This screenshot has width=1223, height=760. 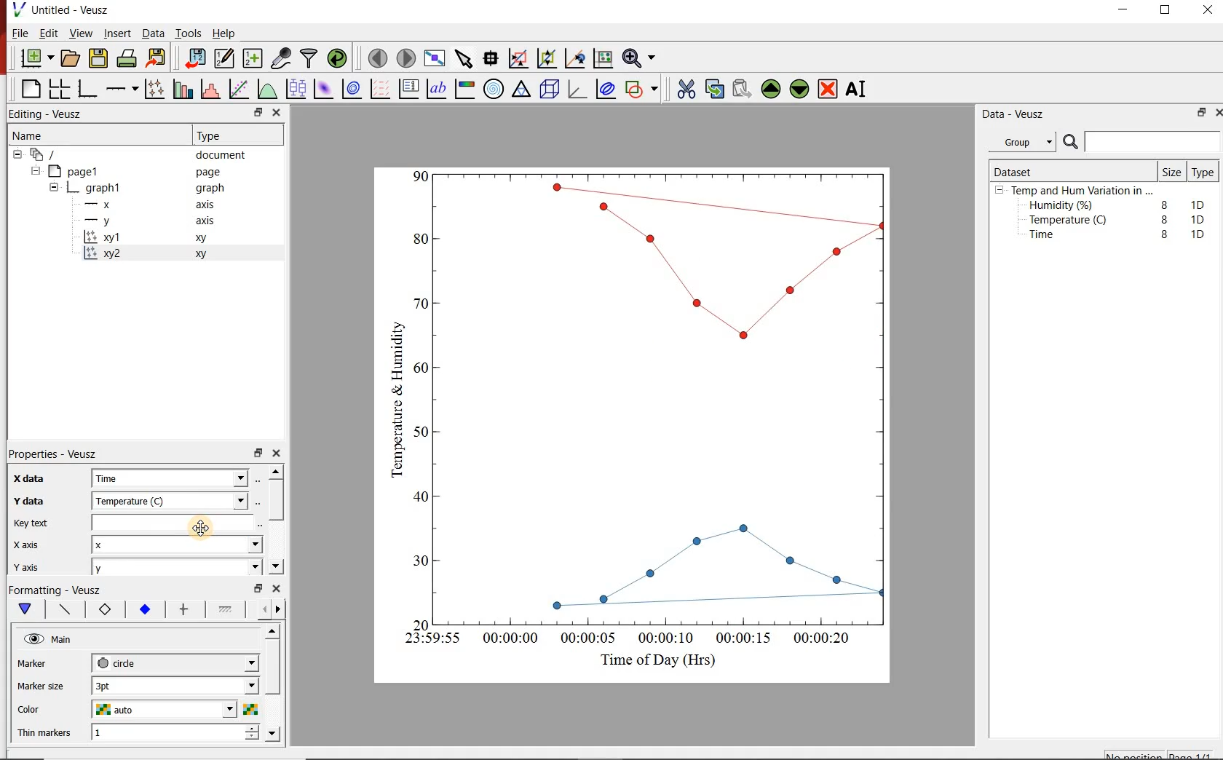 I want to click on auto, so click(x=117, y=710).